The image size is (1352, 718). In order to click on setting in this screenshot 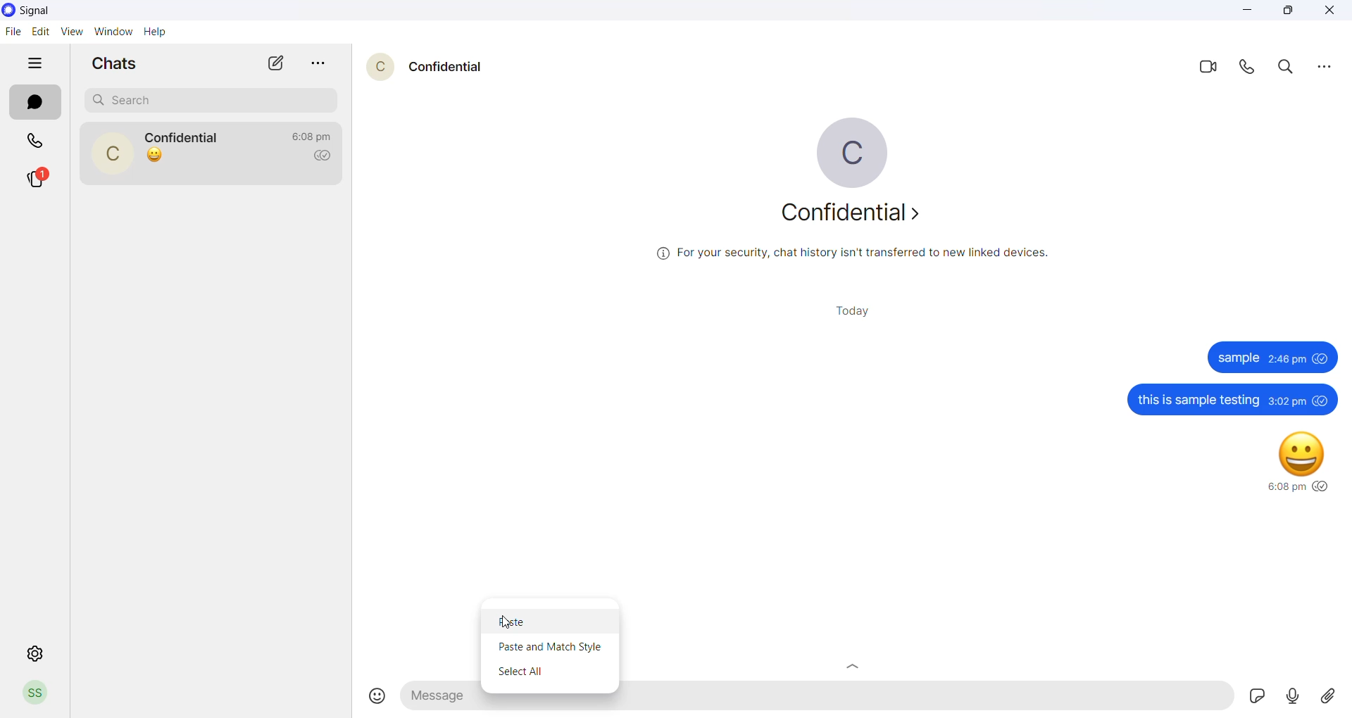, I will do `click(31, 653)`.